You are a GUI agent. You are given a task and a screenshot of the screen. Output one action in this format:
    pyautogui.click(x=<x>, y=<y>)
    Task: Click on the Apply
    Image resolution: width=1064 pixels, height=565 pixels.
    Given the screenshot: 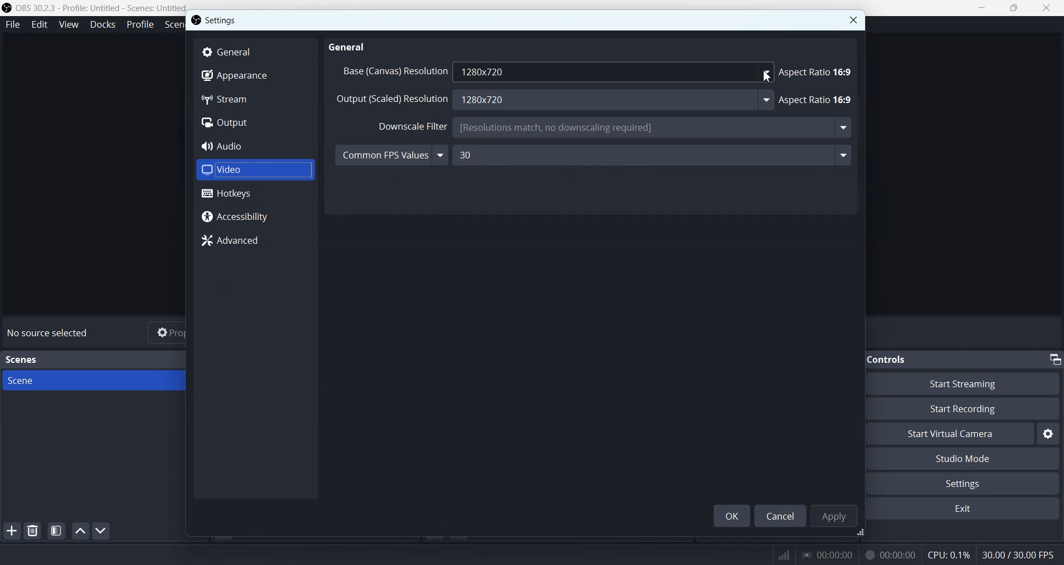 What is the action you would take?
    pyautogui.click(x=833, y=515)
    